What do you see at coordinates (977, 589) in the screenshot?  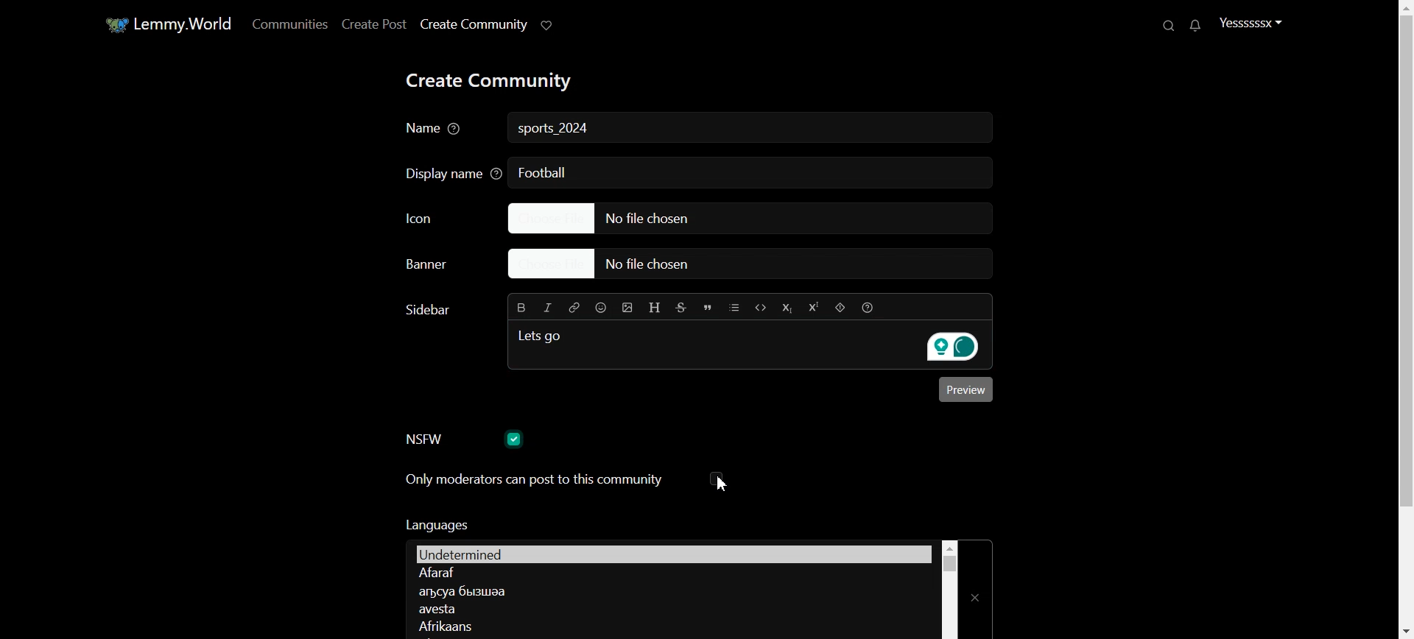 I see `Close Window` at bounding box center [977, 589].